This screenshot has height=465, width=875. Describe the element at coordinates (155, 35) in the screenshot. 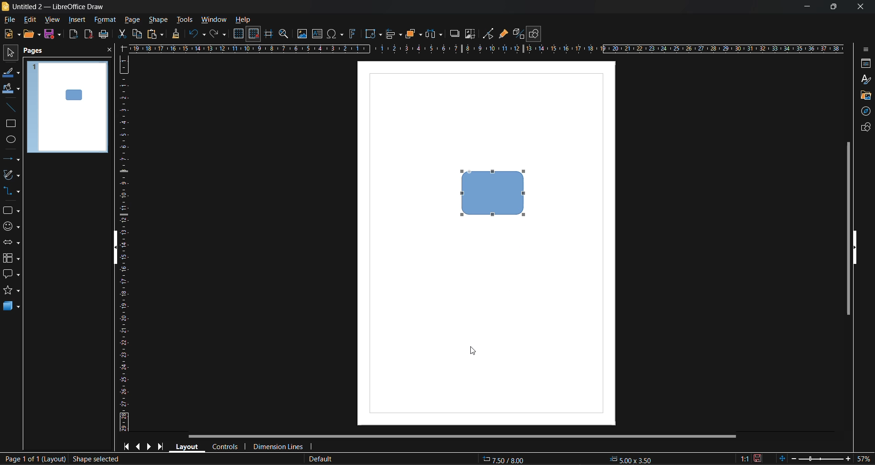

I see `paste` at that location.